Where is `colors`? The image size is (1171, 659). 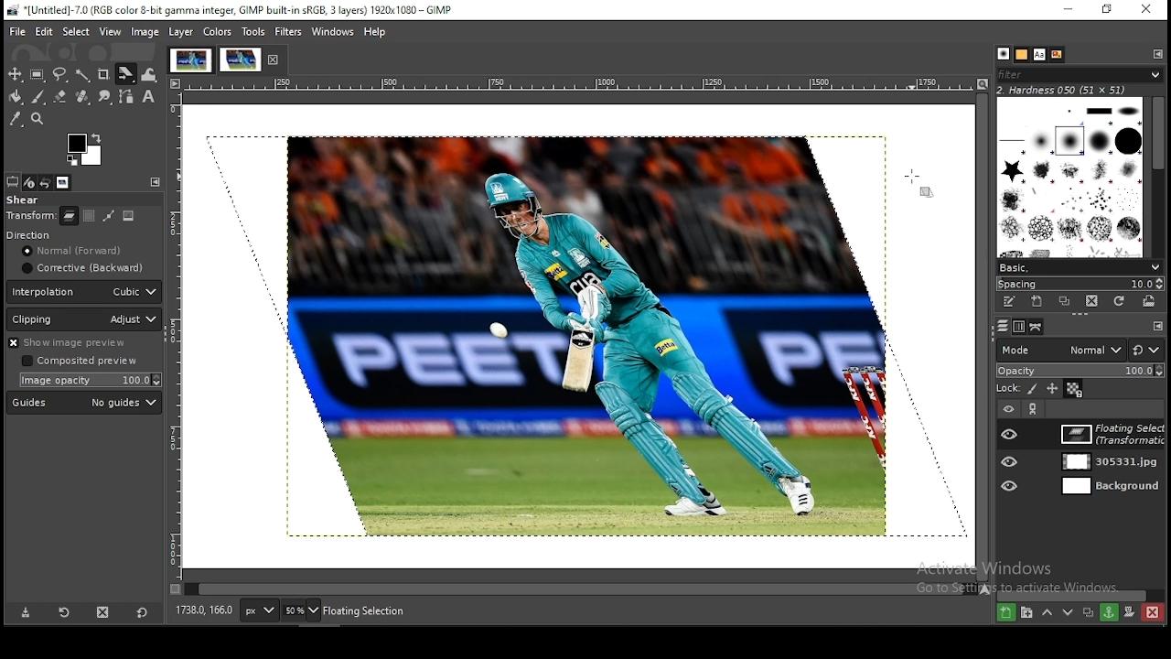 colors is located at coordinates (85, 147).